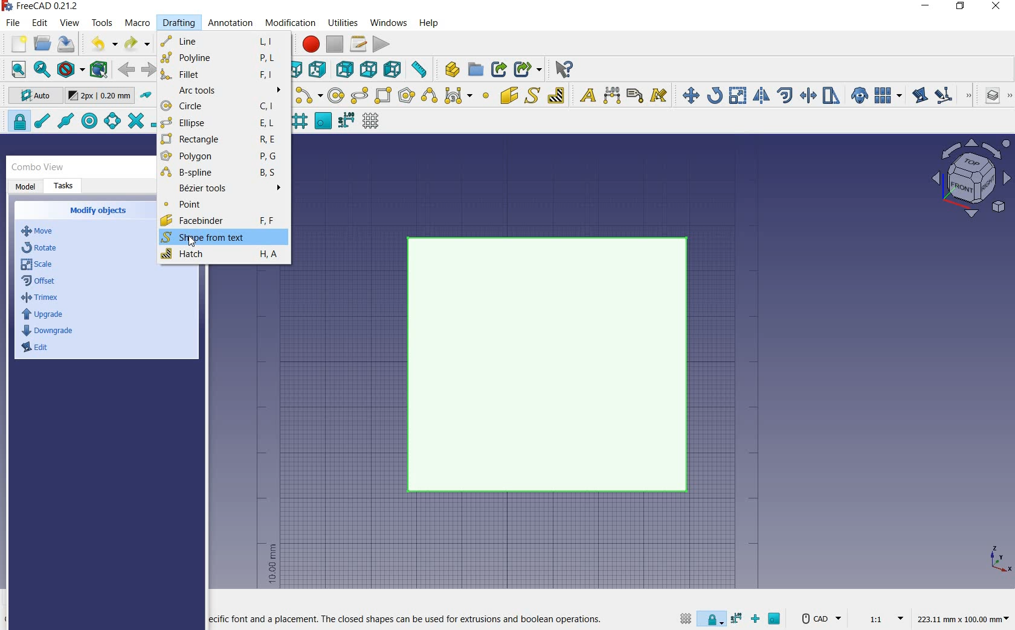 The width and height of the screenshot is (1015, 630). Describe the element at coordinates (221, 123) in the screenshot. I see `ellipse` at that location.